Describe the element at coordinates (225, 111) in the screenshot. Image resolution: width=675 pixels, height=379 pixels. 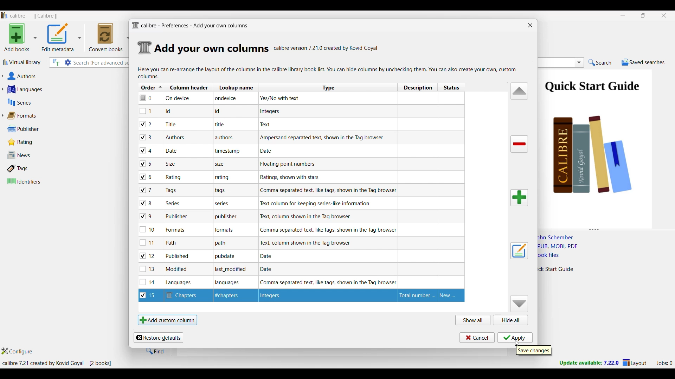
I see `note` at that location.